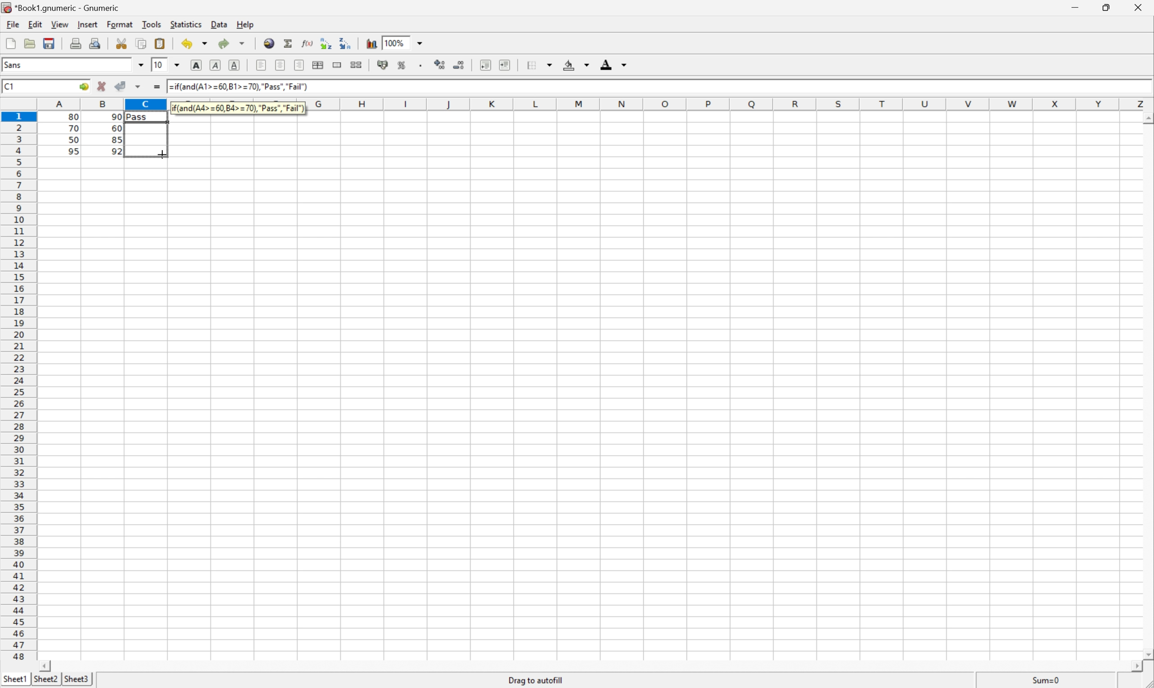 This screenshot has width=1154, height=688. I want to click on Sort the selected region in ascending order based on the first column selected, so click(325, 43).